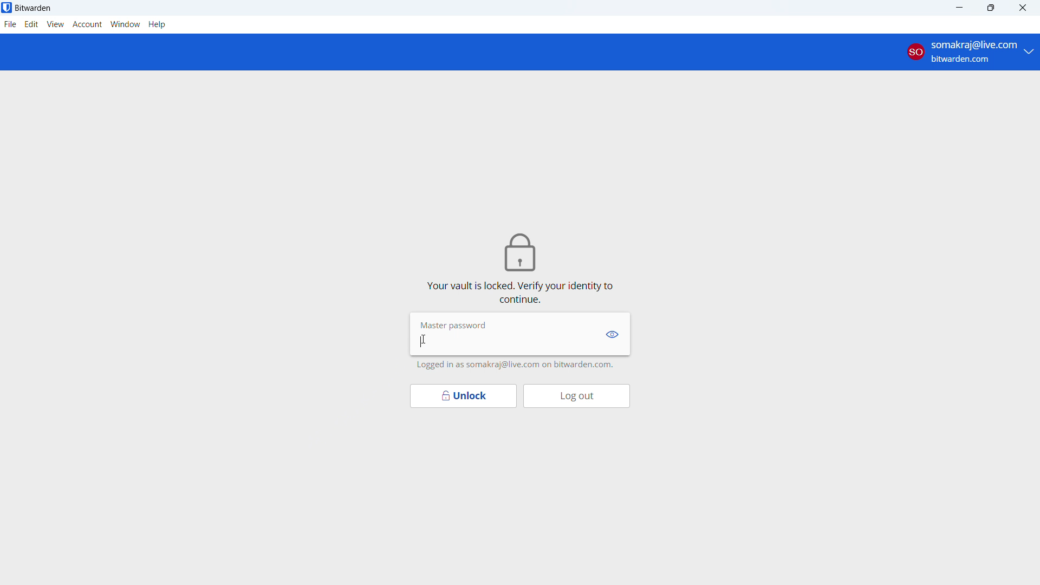  Describe the element at coordinates (158, 24) in the screenshot. I see `help` at that location.